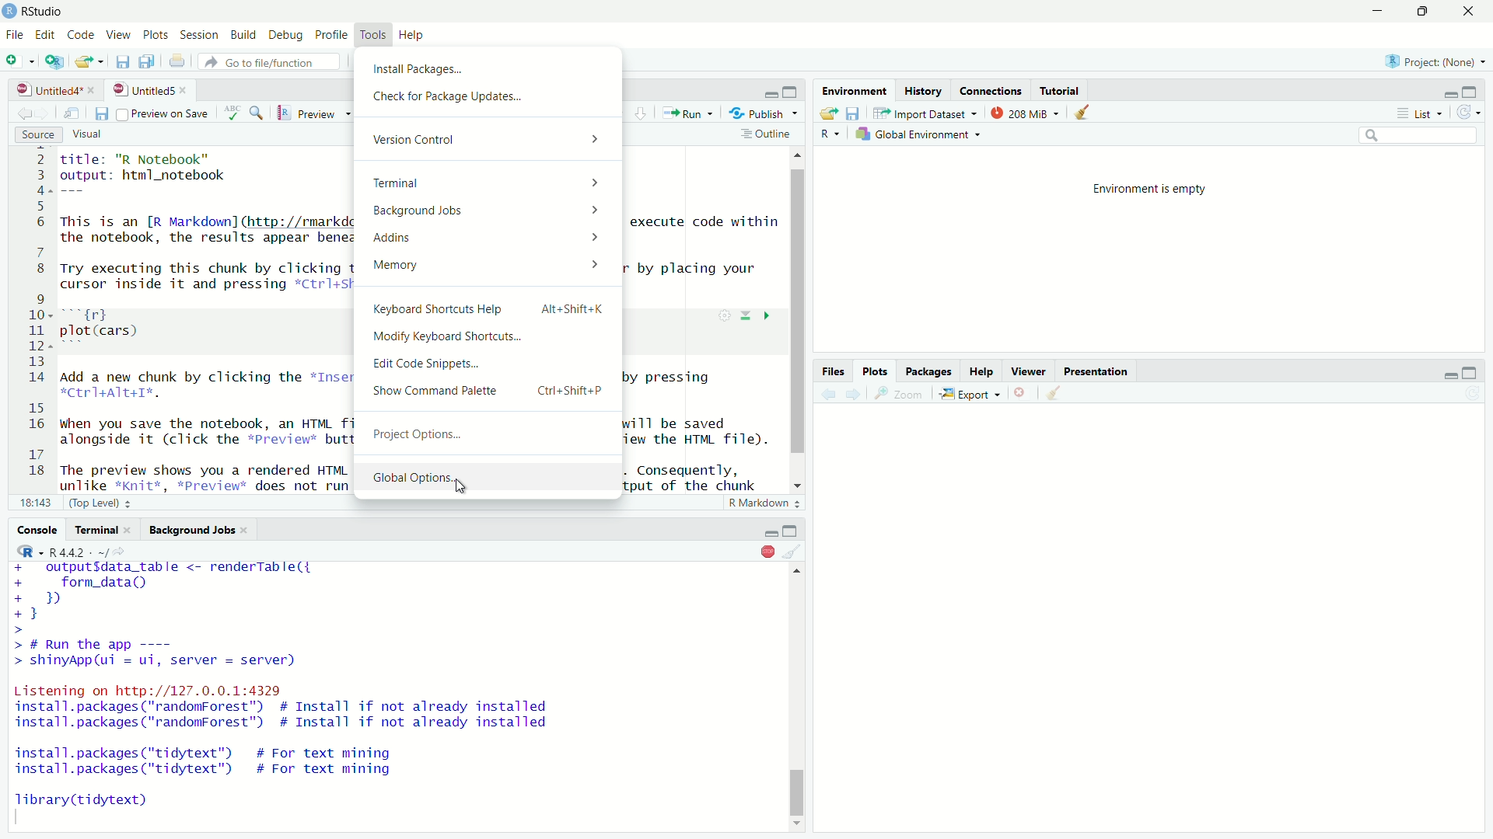 Image resolution: width=1493 pixels, height=839 pixels. What do you see at coordinates (199, 531) in the screenshot?
I see `Background Jobs` at bounding box center [199, 531].